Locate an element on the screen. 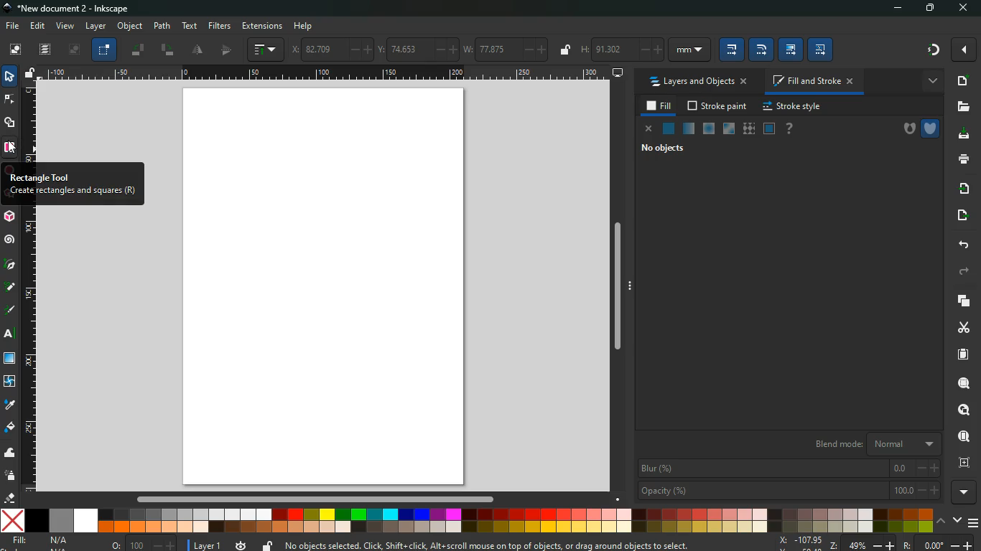 This screenshot has height=551, width=981. print is located at coordinates (960, 160).